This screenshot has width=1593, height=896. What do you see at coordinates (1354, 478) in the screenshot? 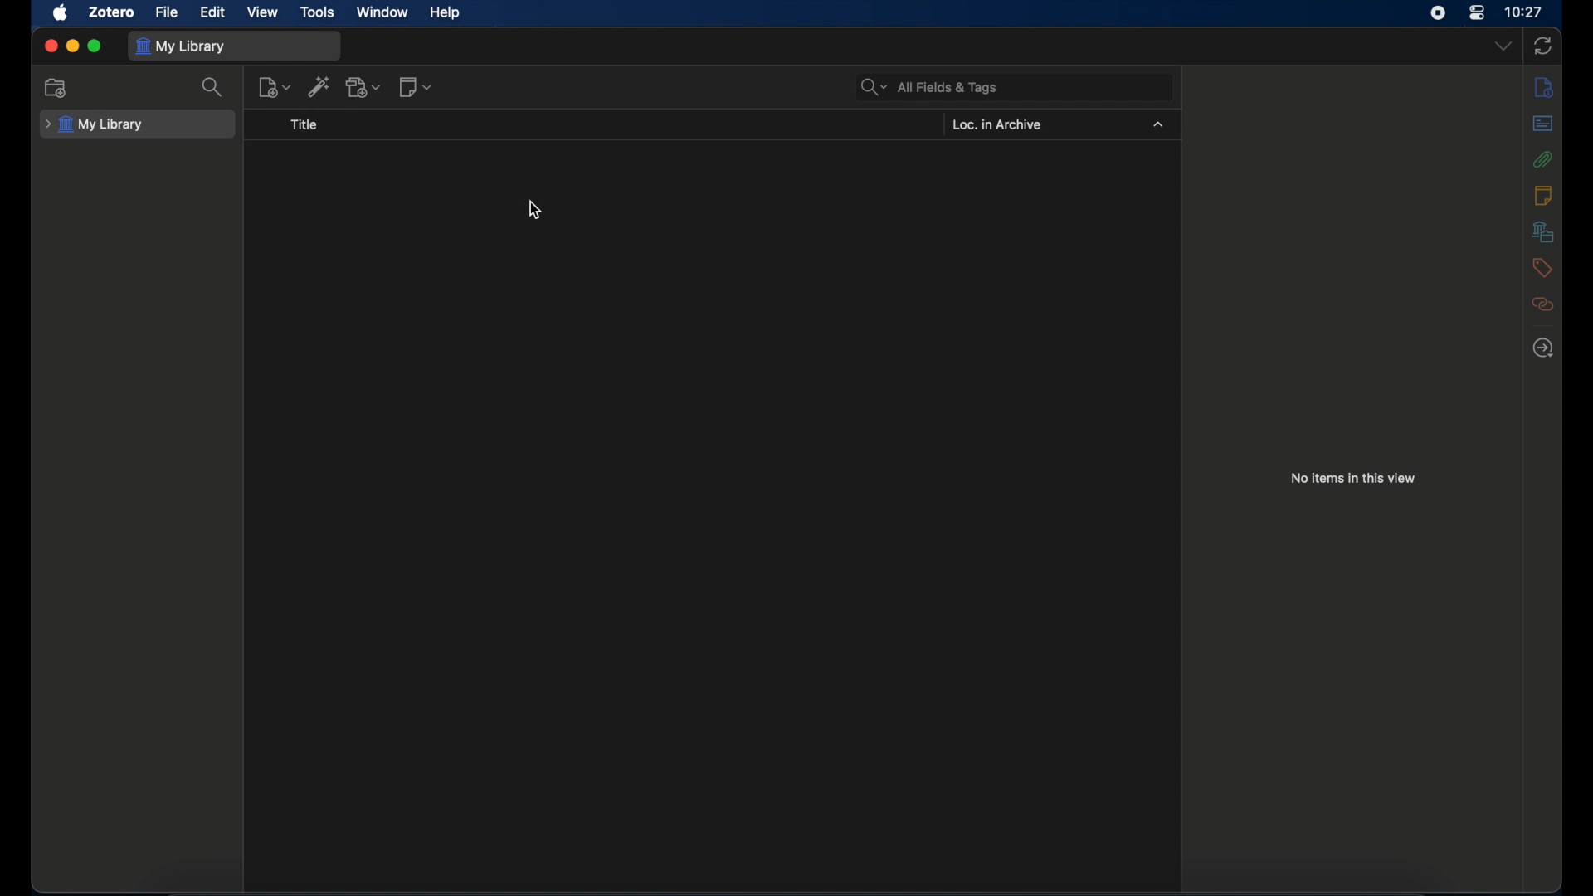
I see `no items in this view` at bounding box center [1354, 478].